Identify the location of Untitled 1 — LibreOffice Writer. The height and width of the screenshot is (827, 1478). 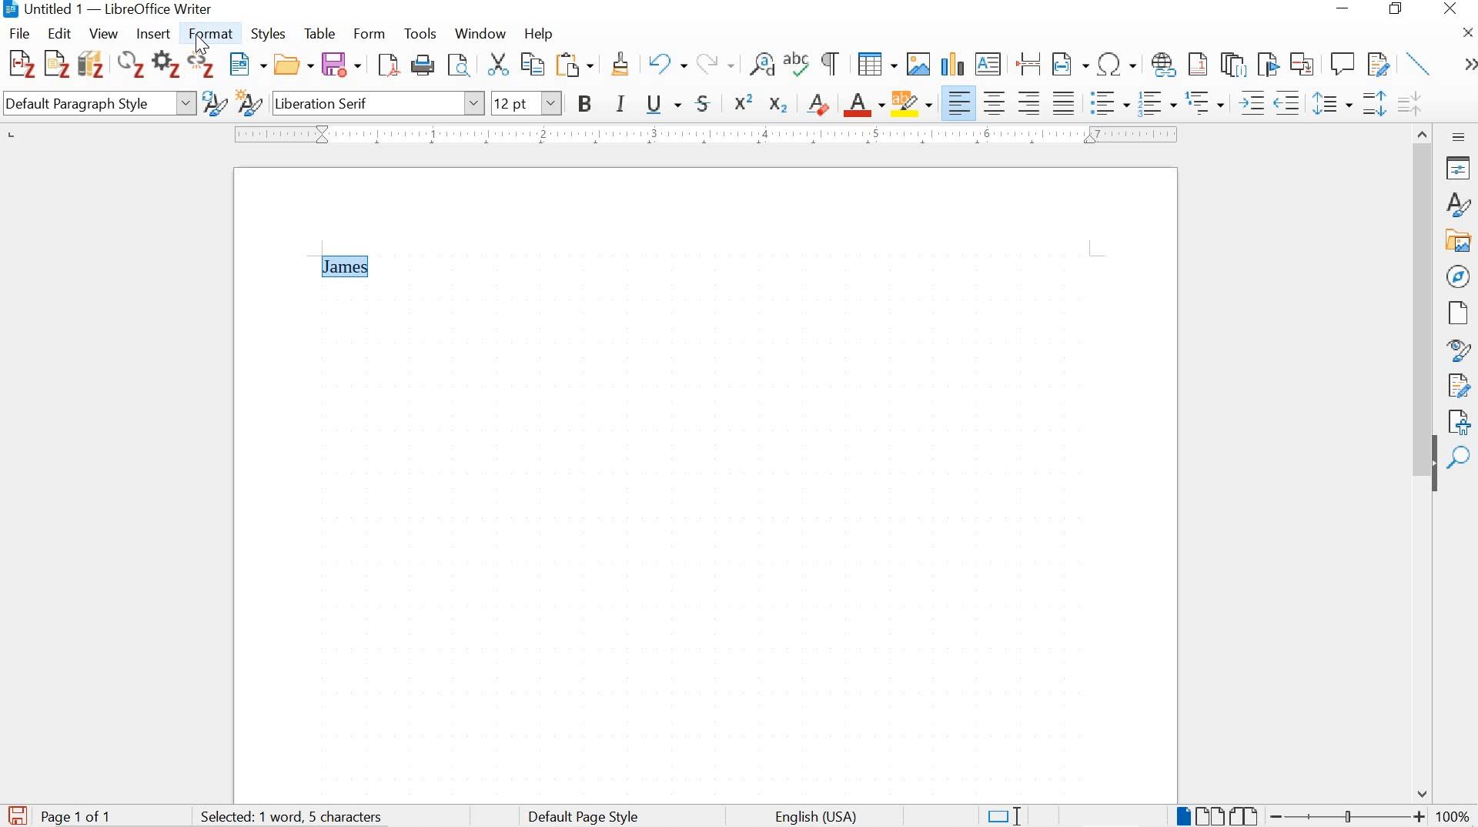
(114, 10).